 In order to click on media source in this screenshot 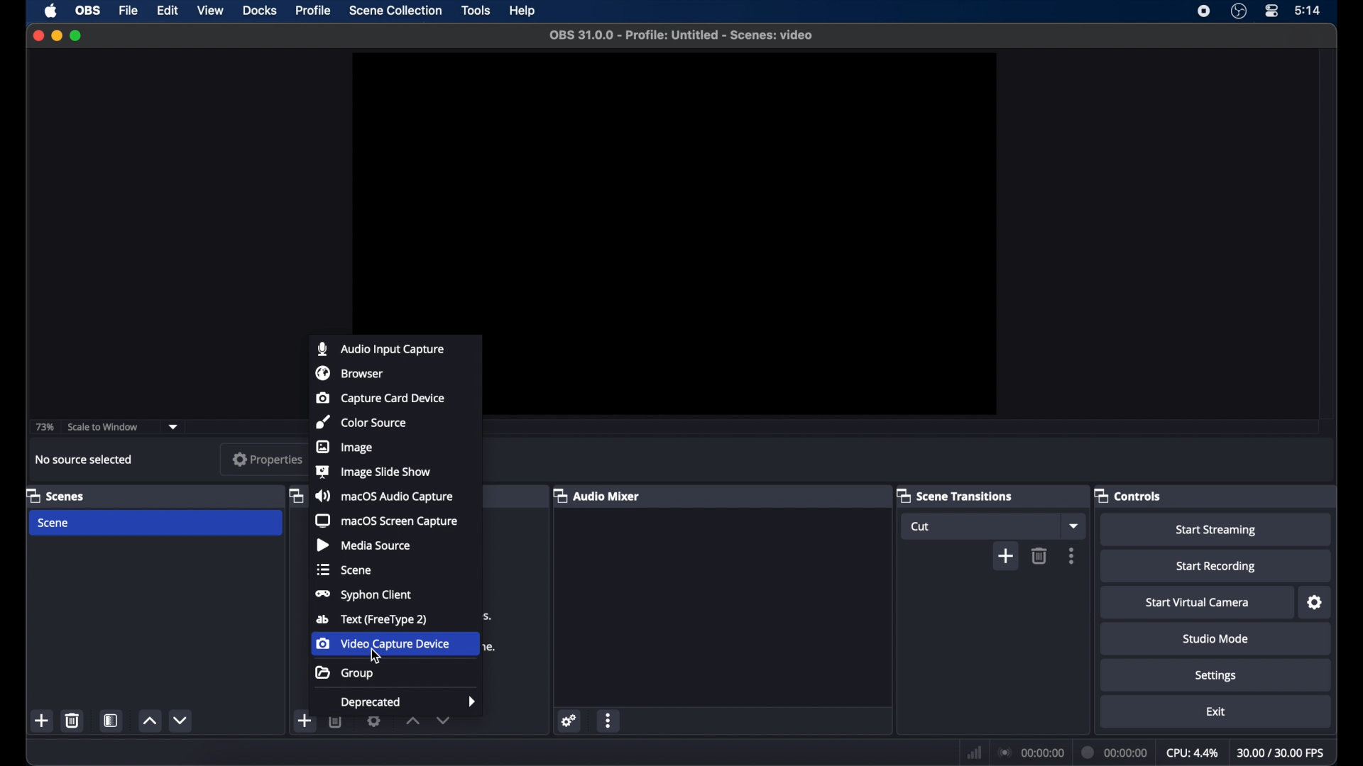, I will do `click(363, 545)`.